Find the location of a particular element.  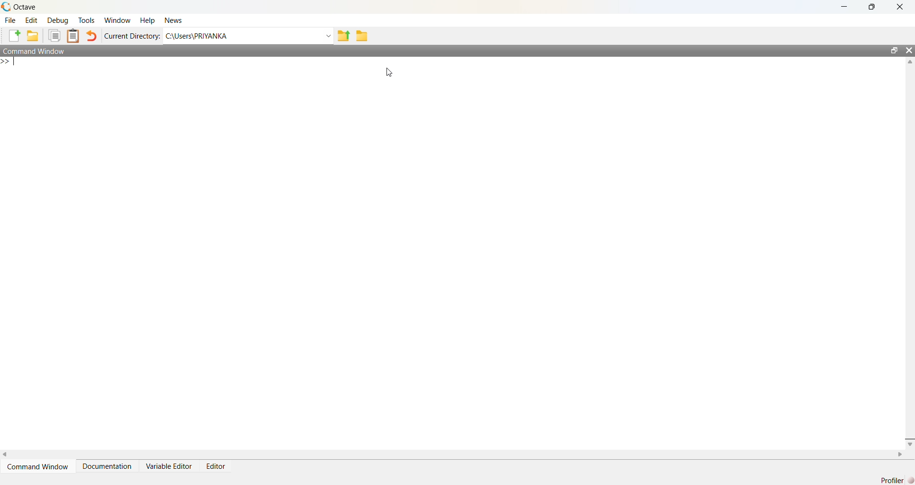

File is located at coordinates (11, 20).